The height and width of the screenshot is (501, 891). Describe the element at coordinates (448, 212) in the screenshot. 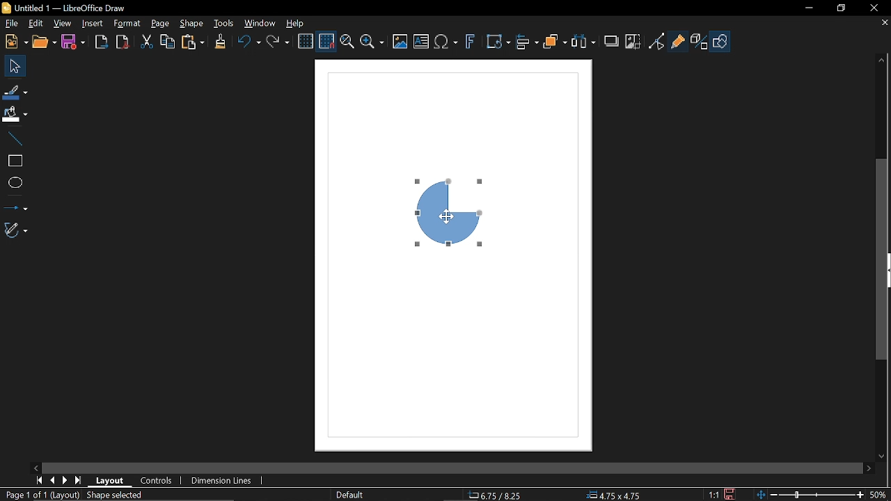

I see `cursor` at that location.